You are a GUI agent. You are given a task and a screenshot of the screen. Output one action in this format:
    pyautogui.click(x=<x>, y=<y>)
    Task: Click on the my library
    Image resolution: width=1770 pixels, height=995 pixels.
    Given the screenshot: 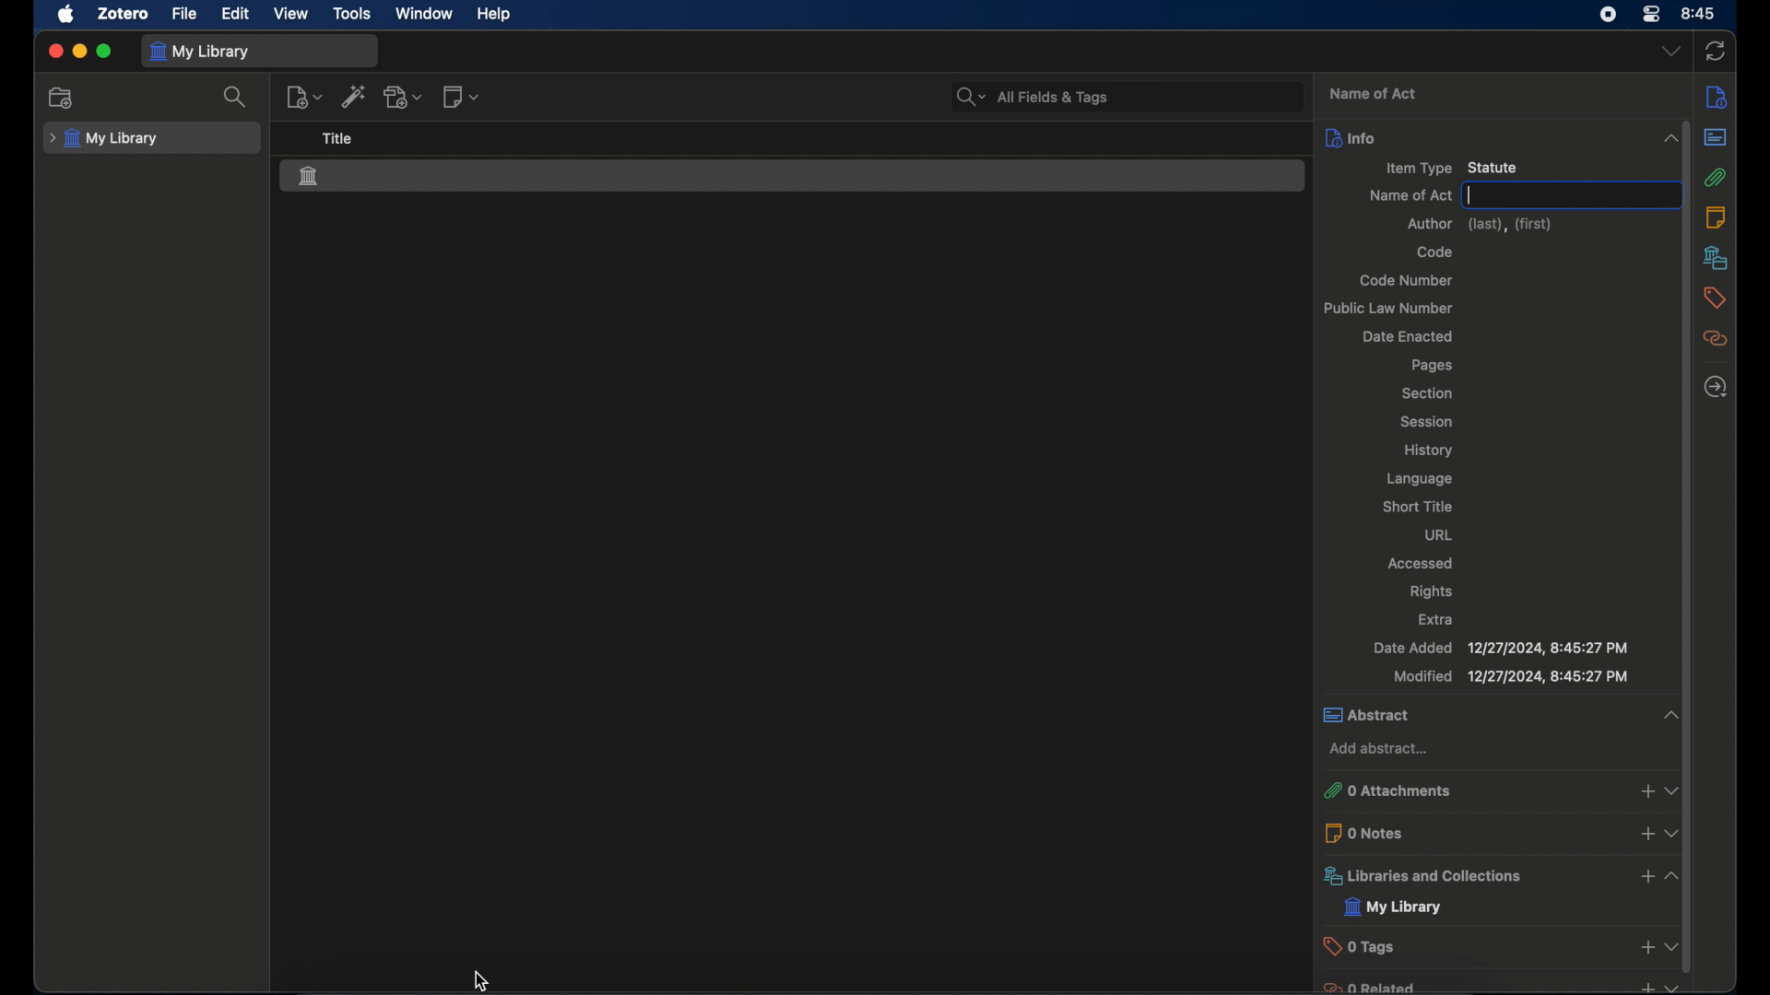 What is the action you would take?
    pyautogui.click(x=1393, y=907)
    